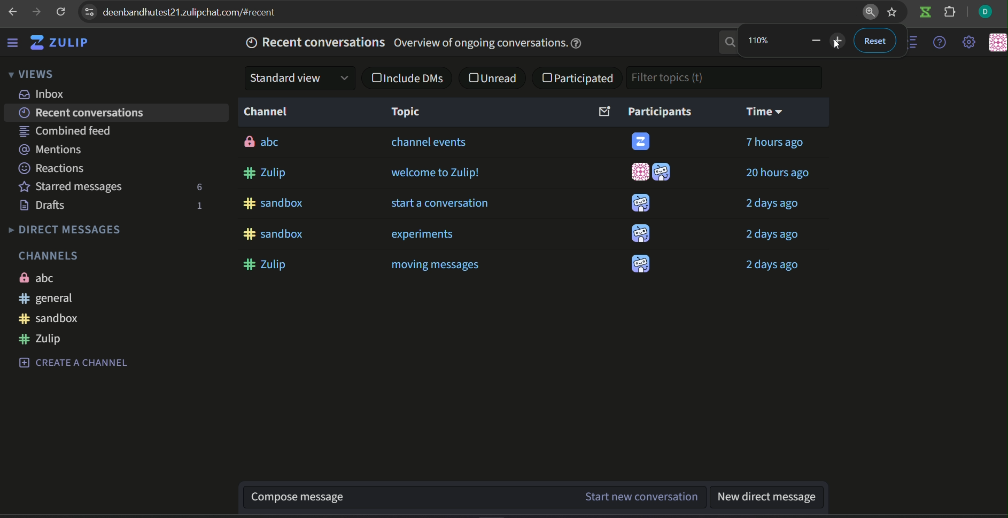 This screenshot has height=518, width=1008. I want to click on icon, so click(638, 172).